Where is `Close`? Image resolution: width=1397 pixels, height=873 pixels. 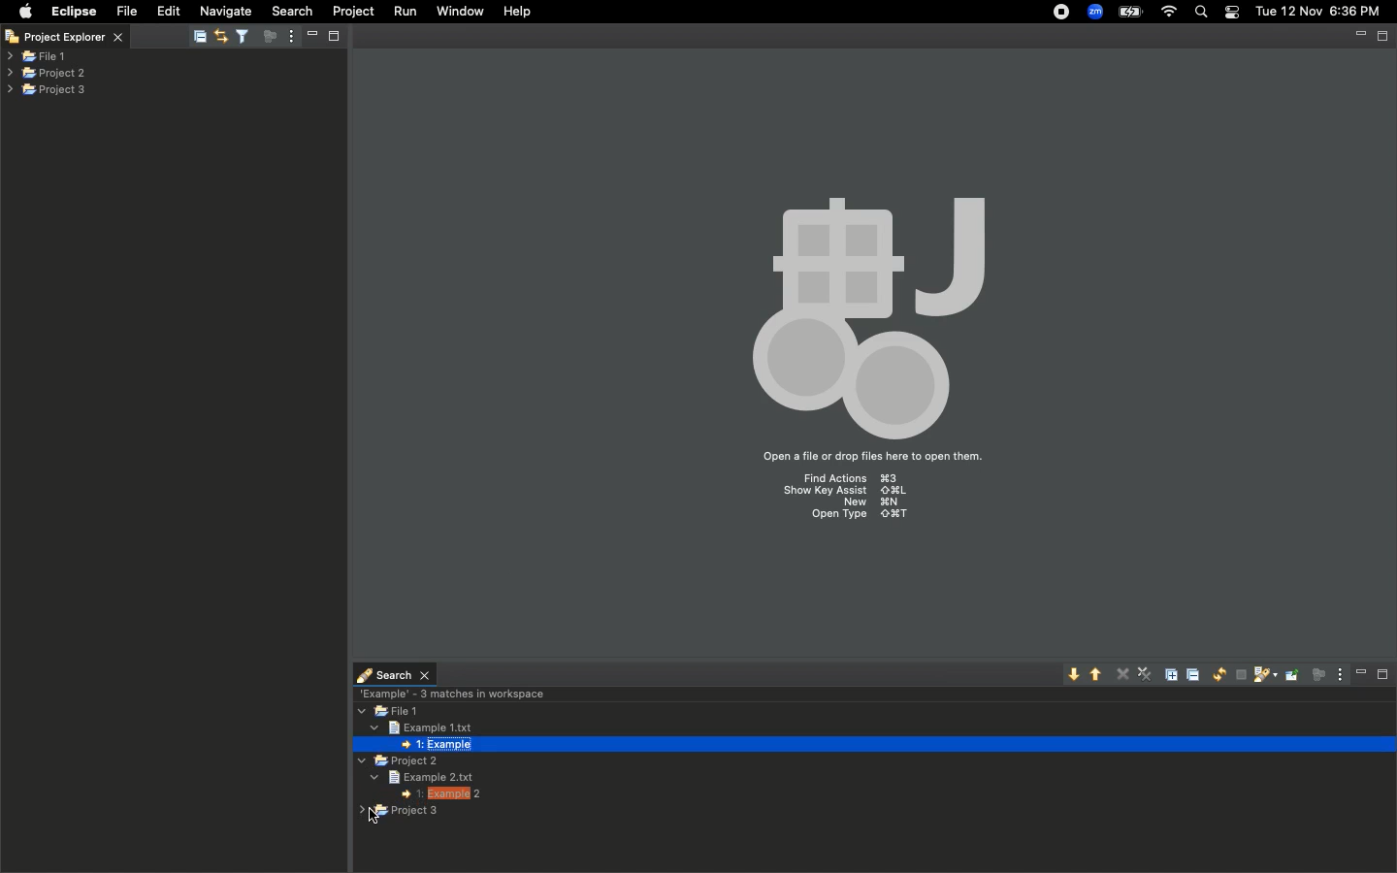
Close is located at coordinates (12, 39).